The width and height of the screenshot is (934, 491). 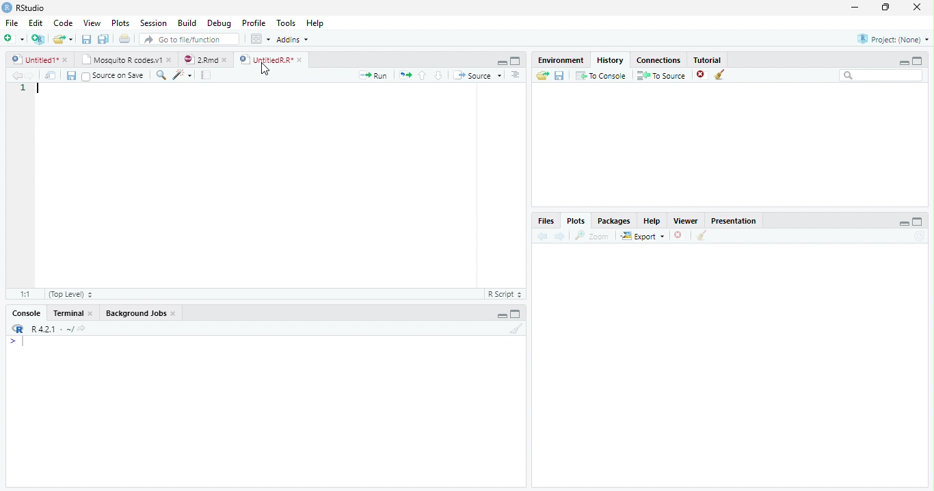 I want to click on Viewer, so click(x=686, y=221).